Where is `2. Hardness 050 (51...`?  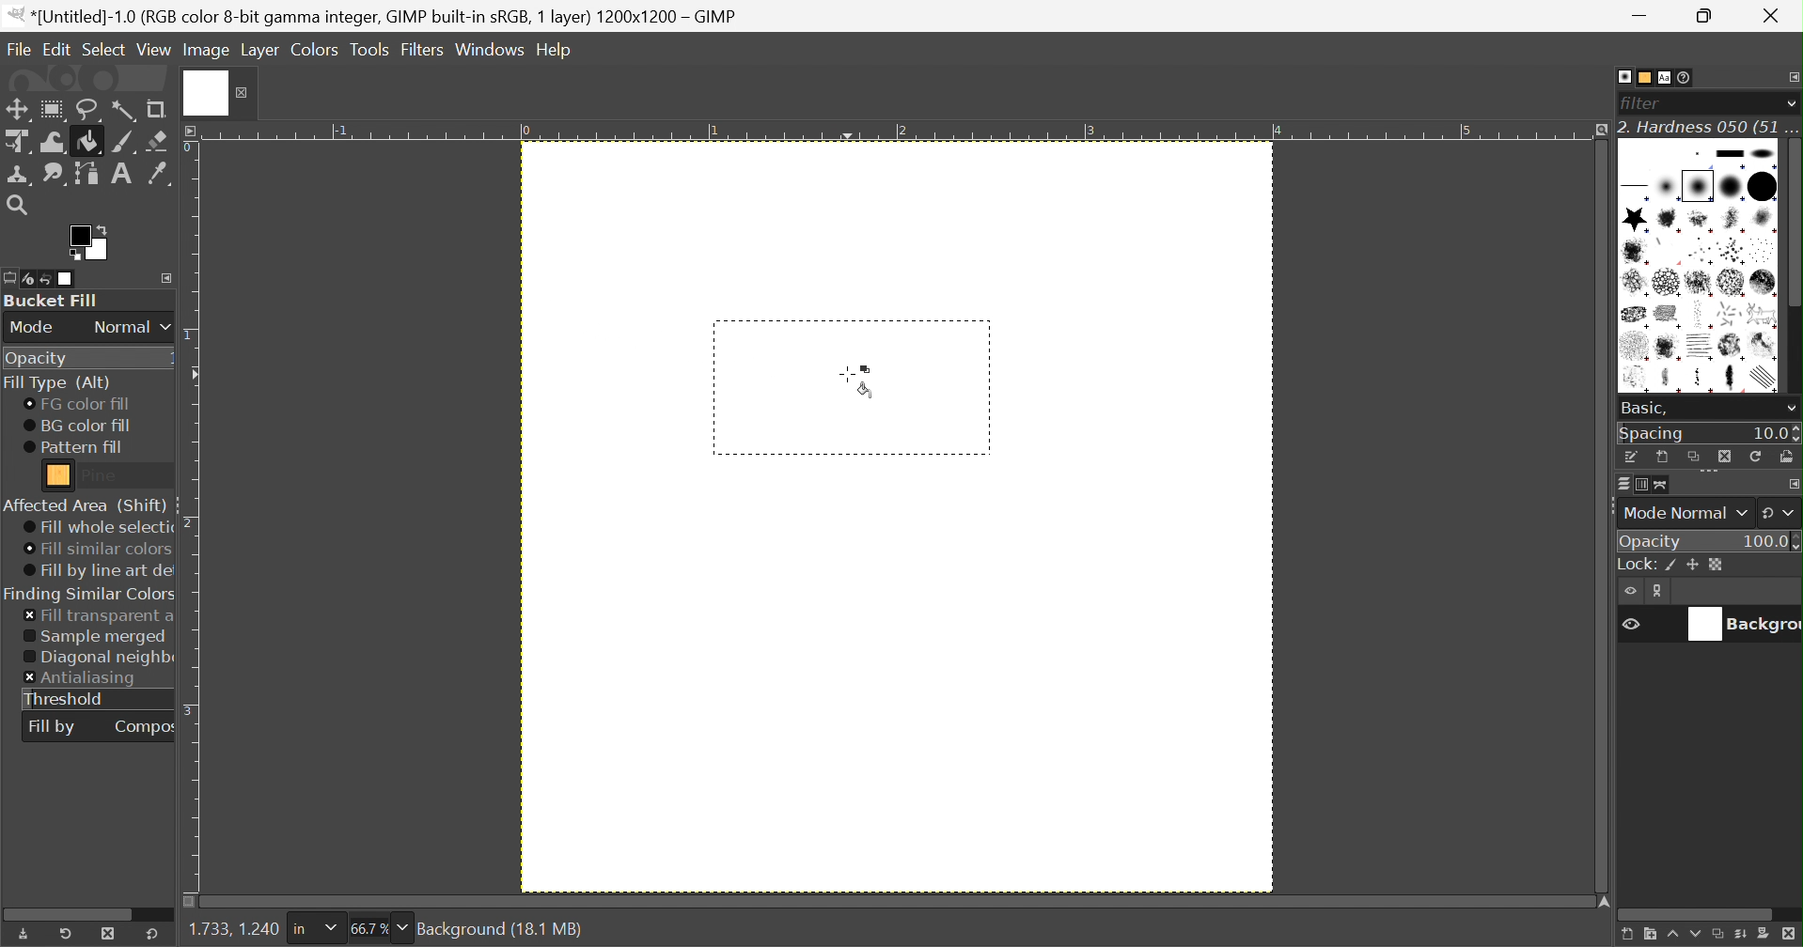 2. Hardness 050 (51... is located at coordinates (1708, 127).